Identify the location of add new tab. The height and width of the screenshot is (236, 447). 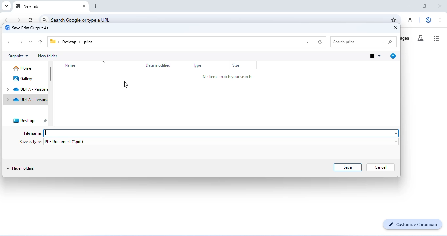
(96, 6).